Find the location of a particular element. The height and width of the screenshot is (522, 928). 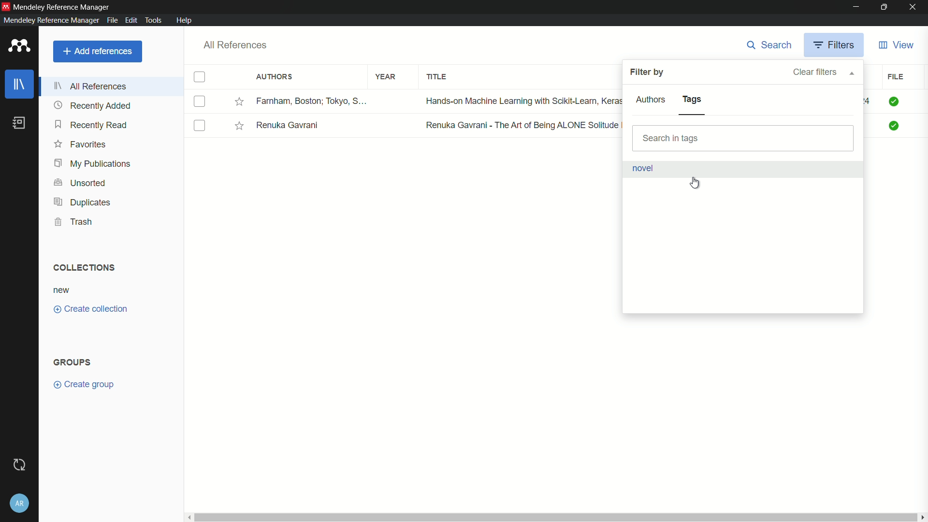

Farnham, Boston; Tokyo, S.... is located at coordinates (313, 101).